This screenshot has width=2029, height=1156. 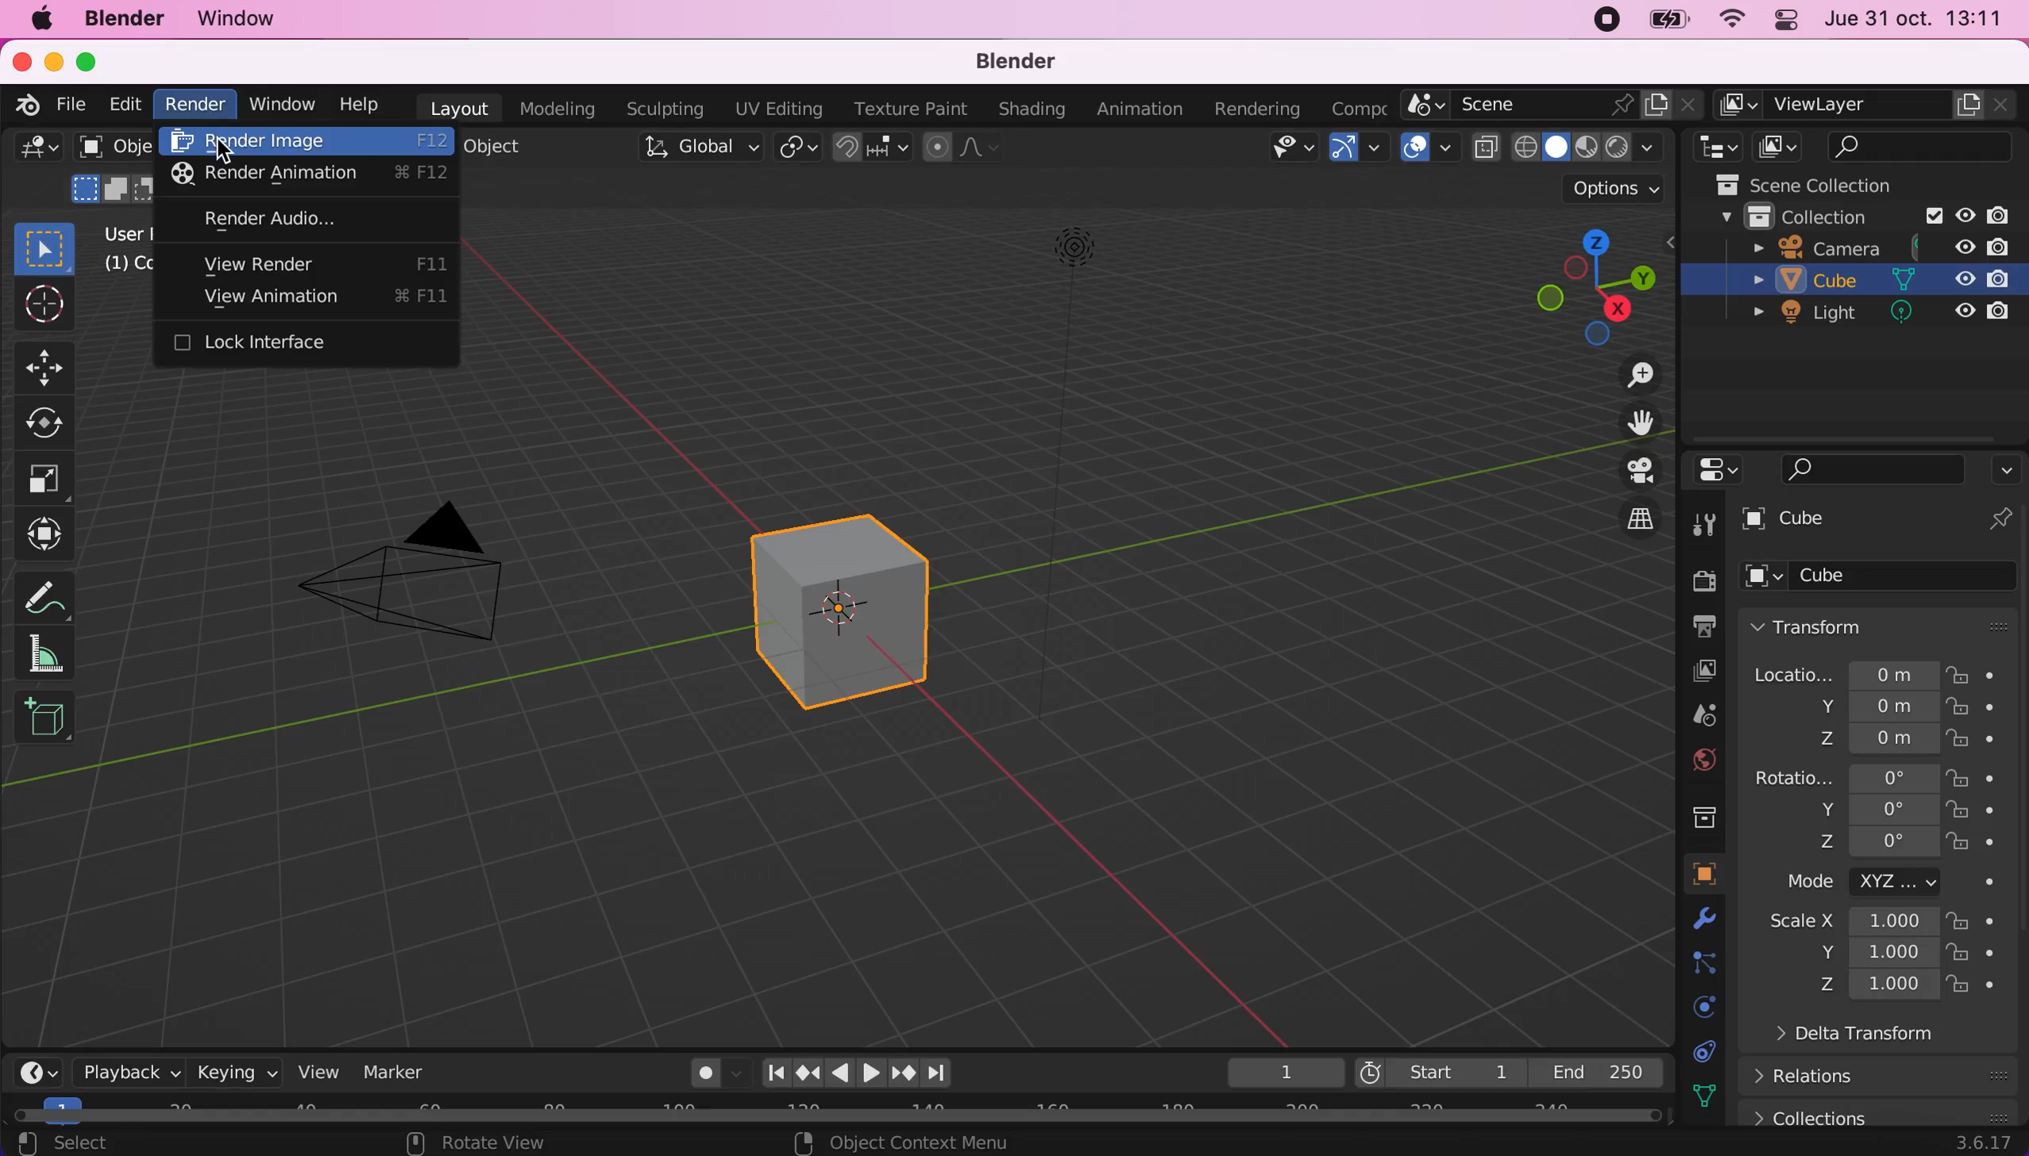 What do you see at coordinates (1861, 811) in the screenshot?
I see `rotation y` at bounding box center [1861, 811].